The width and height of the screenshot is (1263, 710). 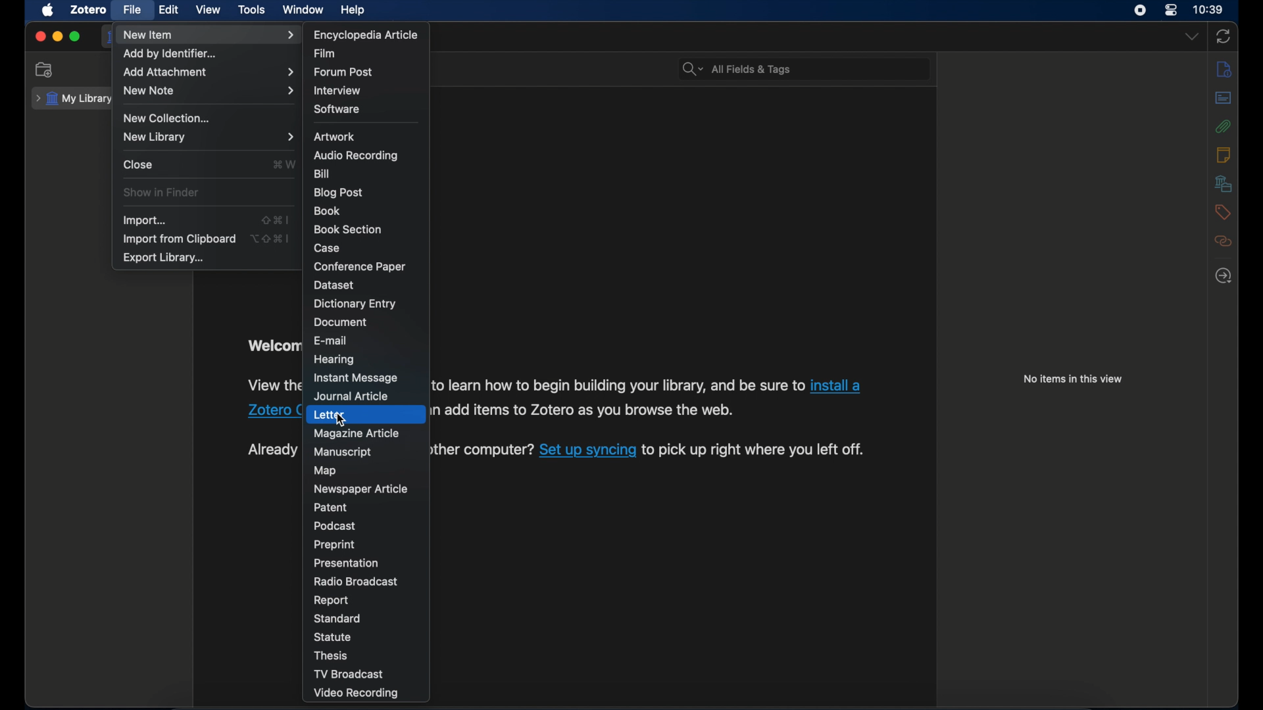 I want to click on e-mail, so click(x=331, y=340).